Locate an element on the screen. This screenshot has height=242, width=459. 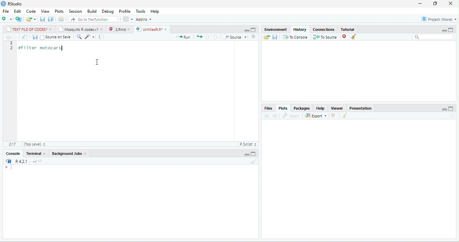
maximize is located at coordinates (253, 154).